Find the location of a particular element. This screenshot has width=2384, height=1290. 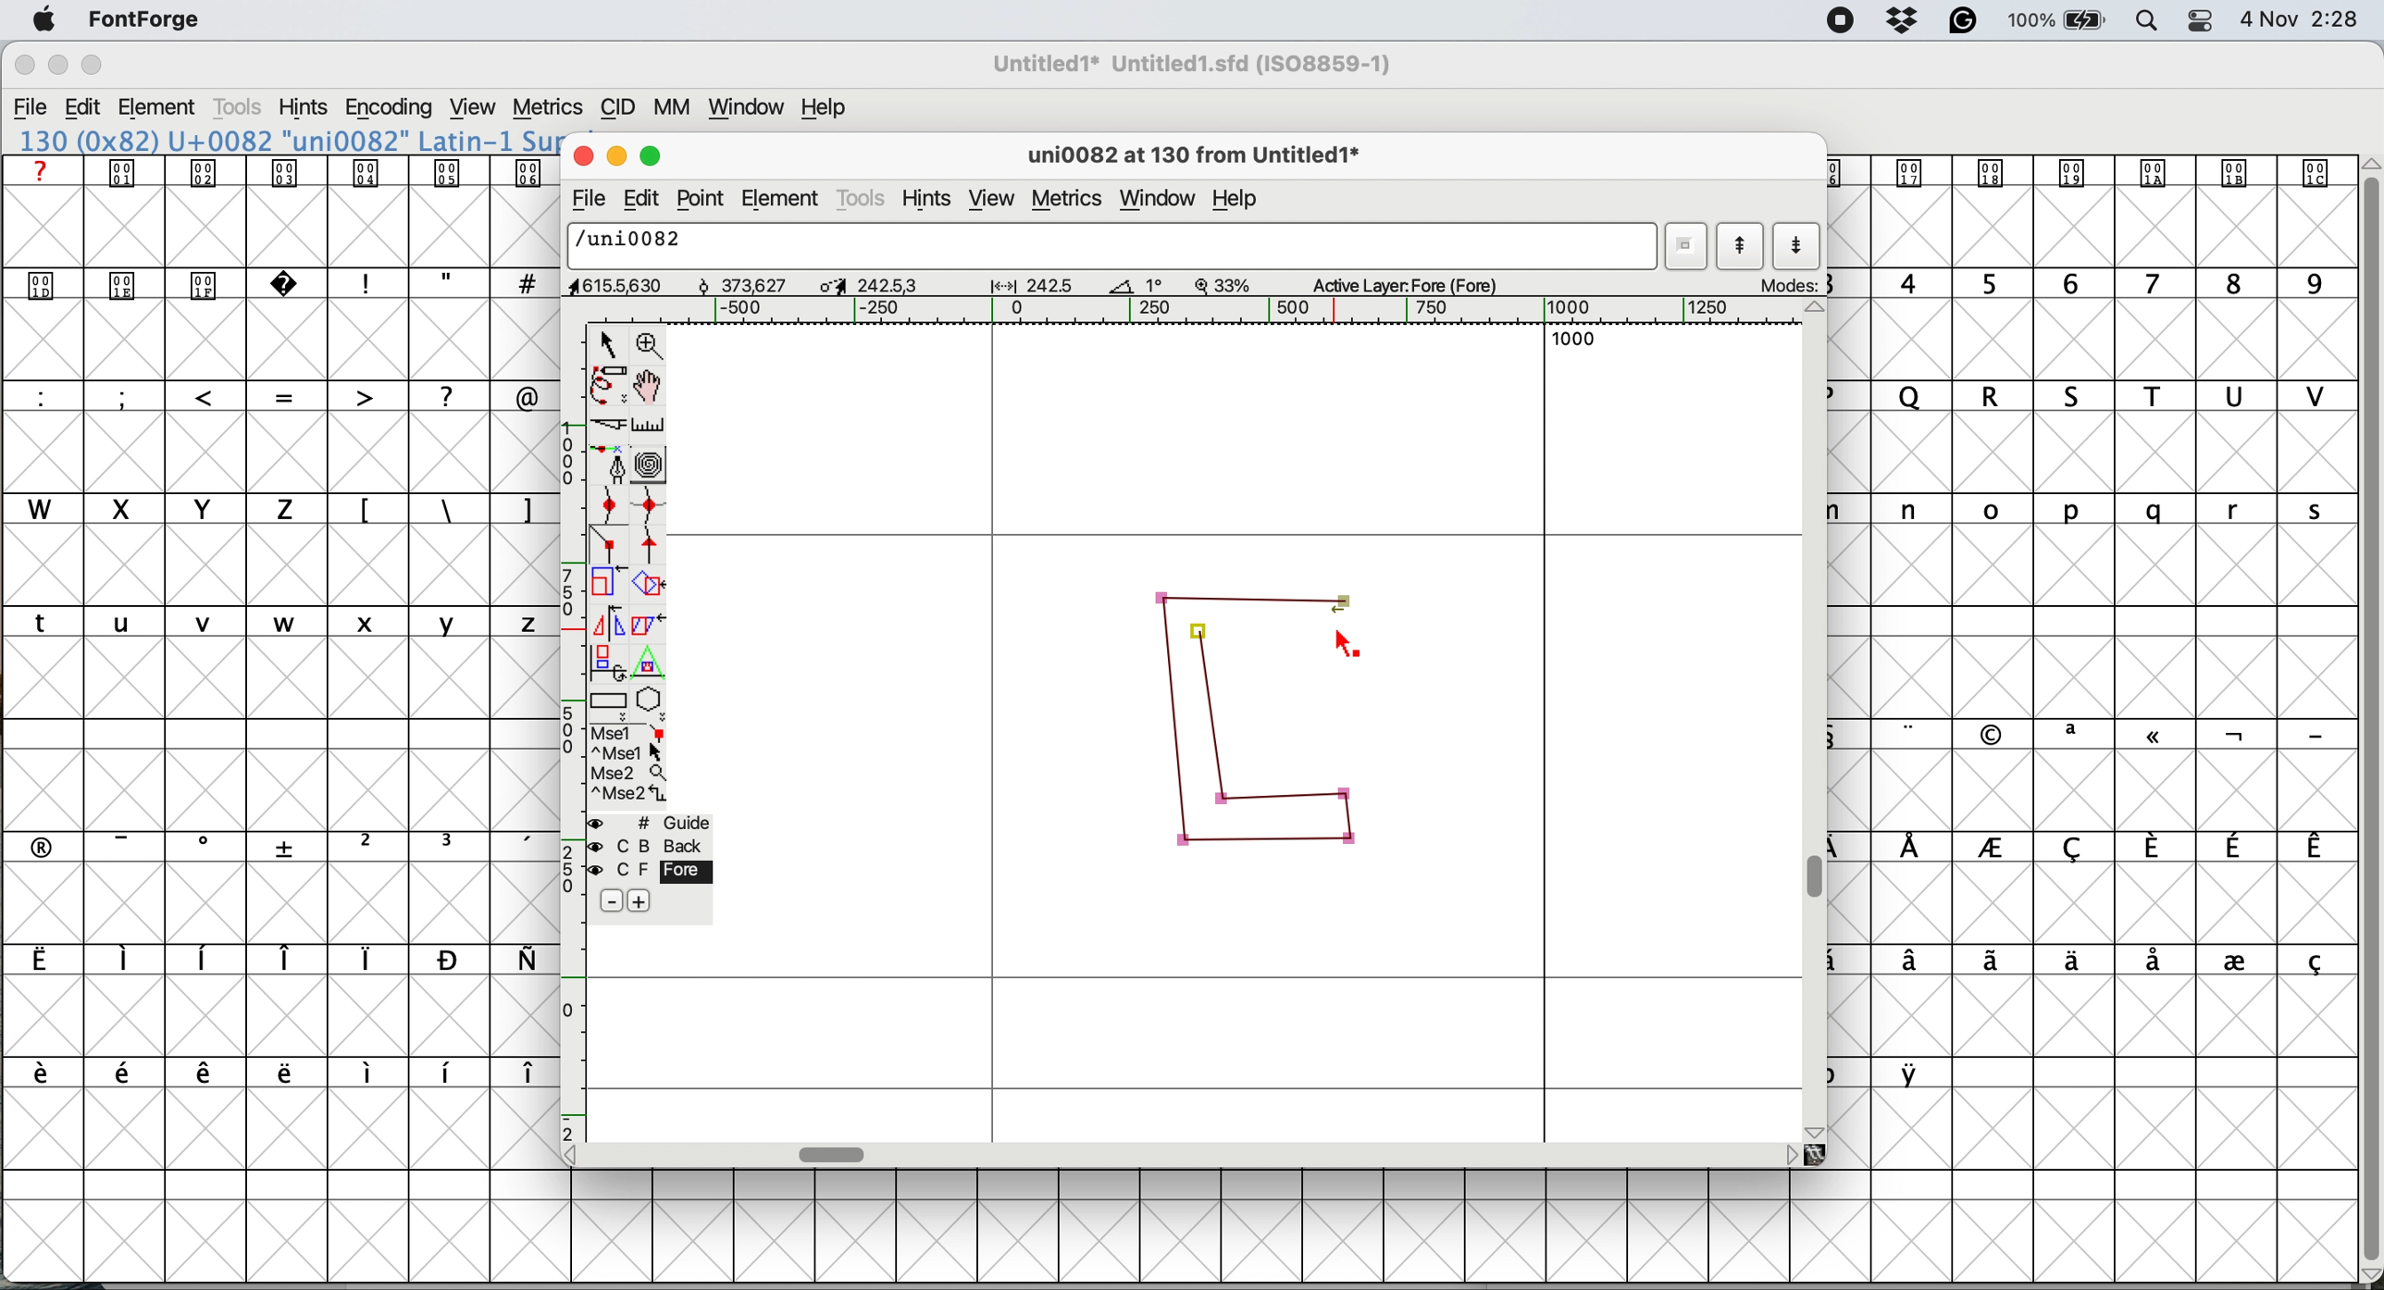

help is located at coordinates (1240, 202).